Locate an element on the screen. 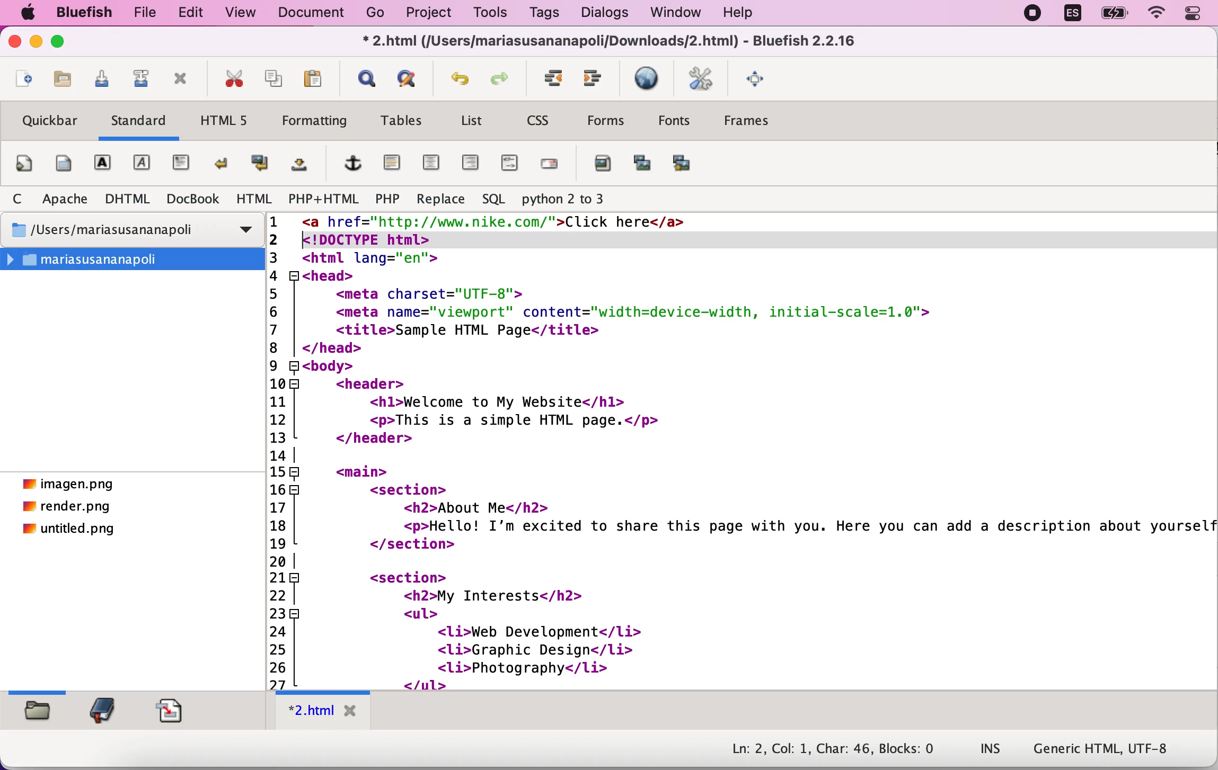 The image size is (1218, 770). dialogs is located at coordinates (606, 12).